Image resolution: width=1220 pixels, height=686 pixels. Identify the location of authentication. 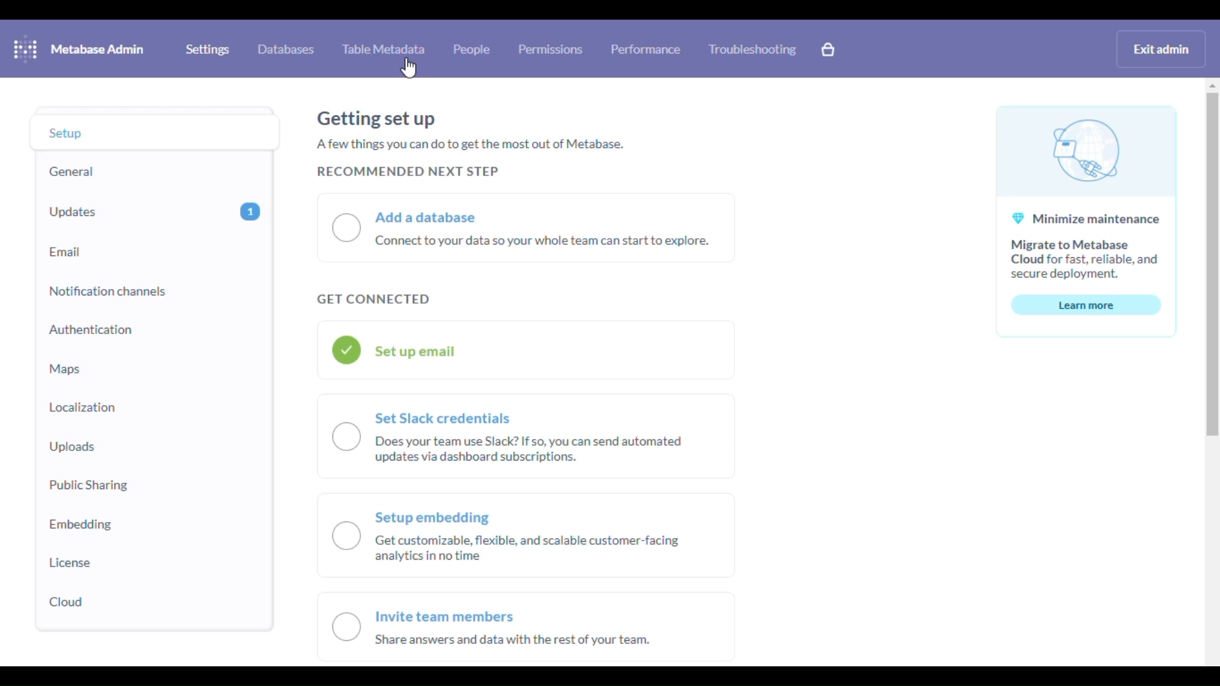
(91, 329).